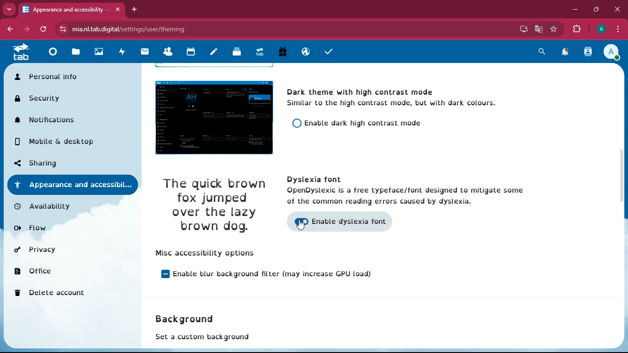 This screenshot has height=353, width=628. Describe the element at coordinates (45, 29) in the screenshot. I see `refresh` at that location.